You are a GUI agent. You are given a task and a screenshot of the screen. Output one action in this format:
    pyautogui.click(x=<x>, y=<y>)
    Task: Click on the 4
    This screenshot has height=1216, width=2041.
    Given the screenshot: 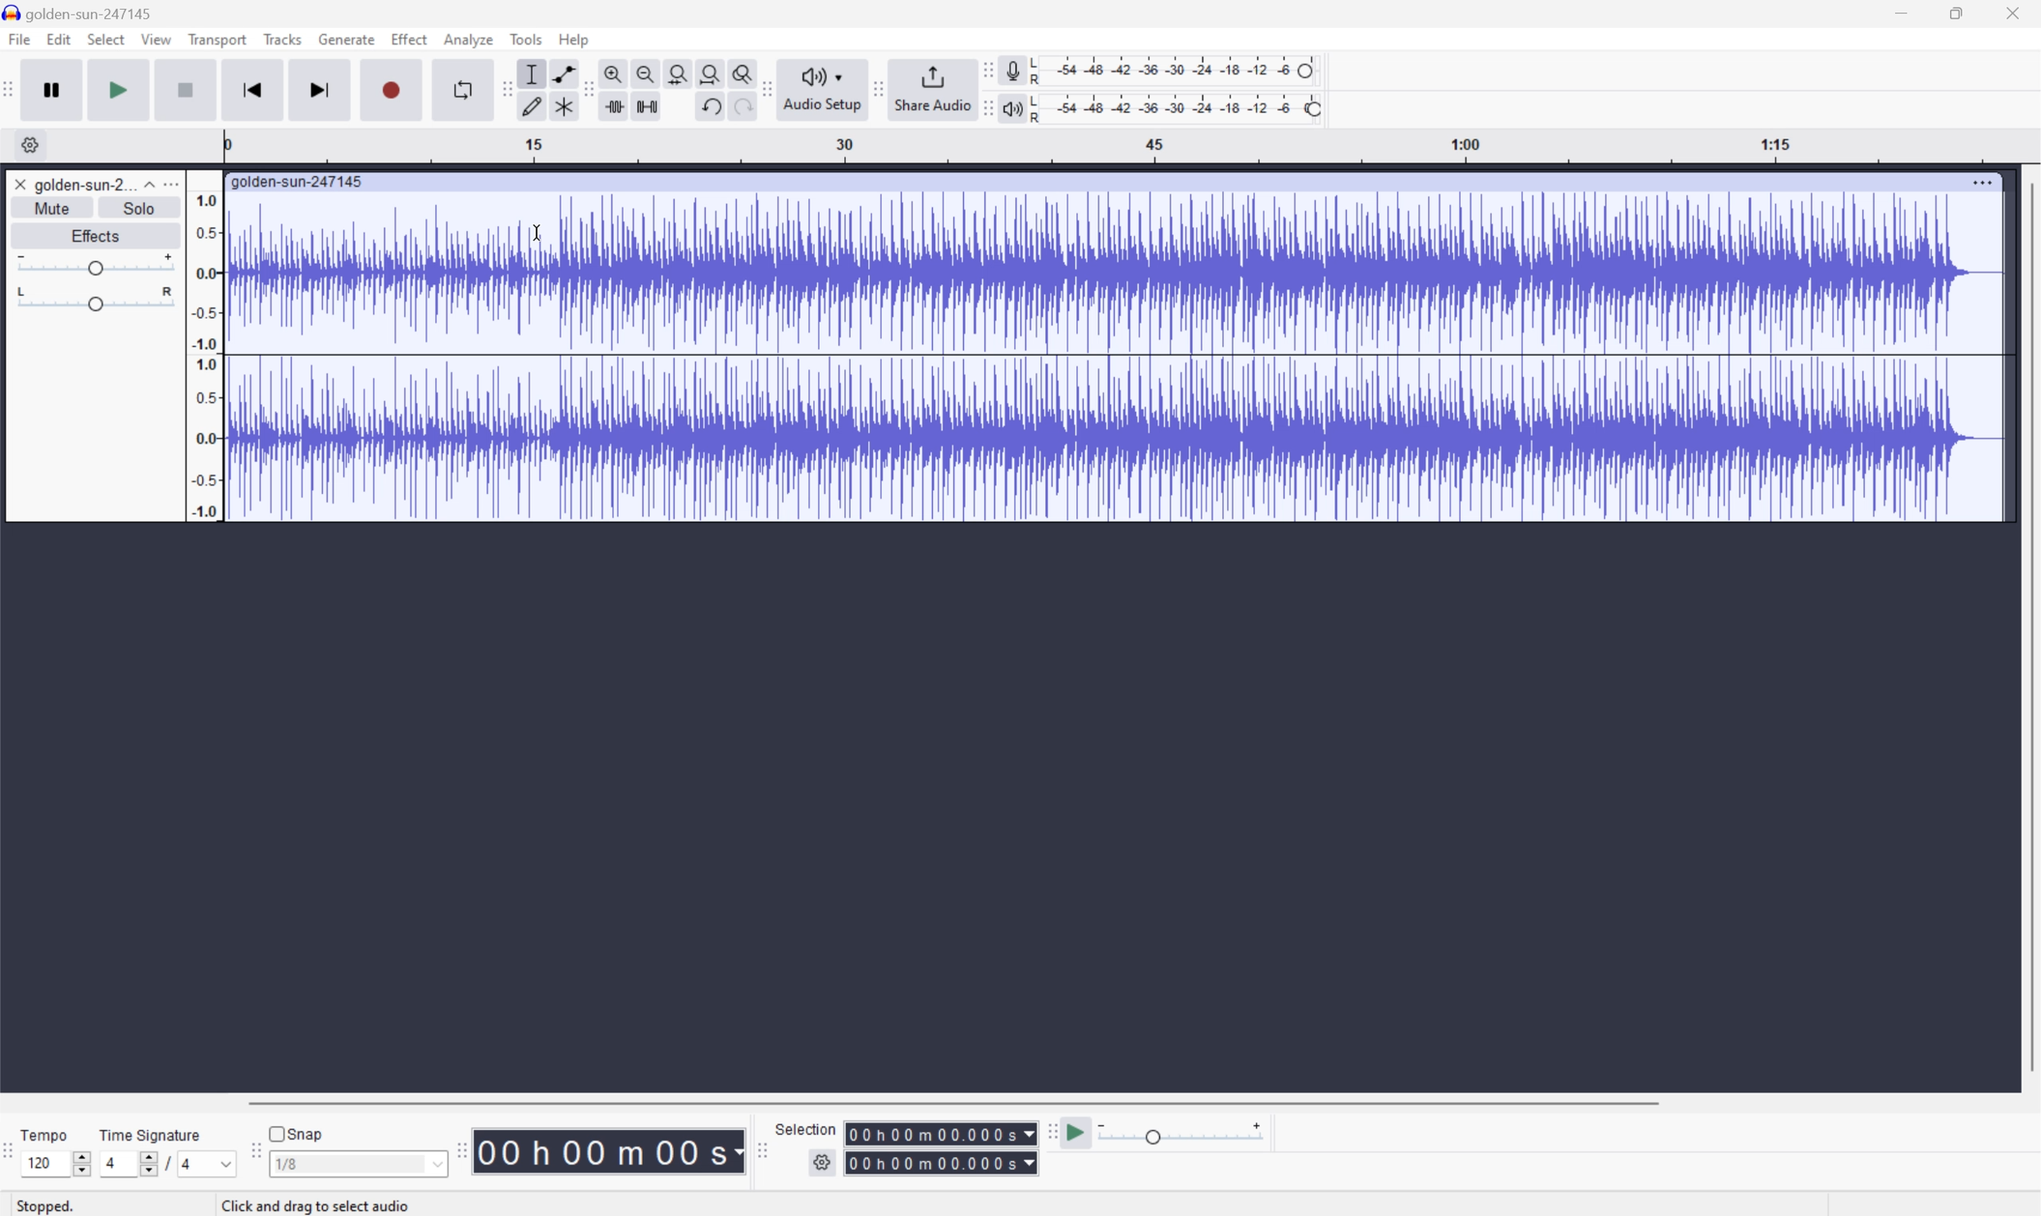 What is the action you would take?
    pyautogui.click(x=108, y=1164)
    